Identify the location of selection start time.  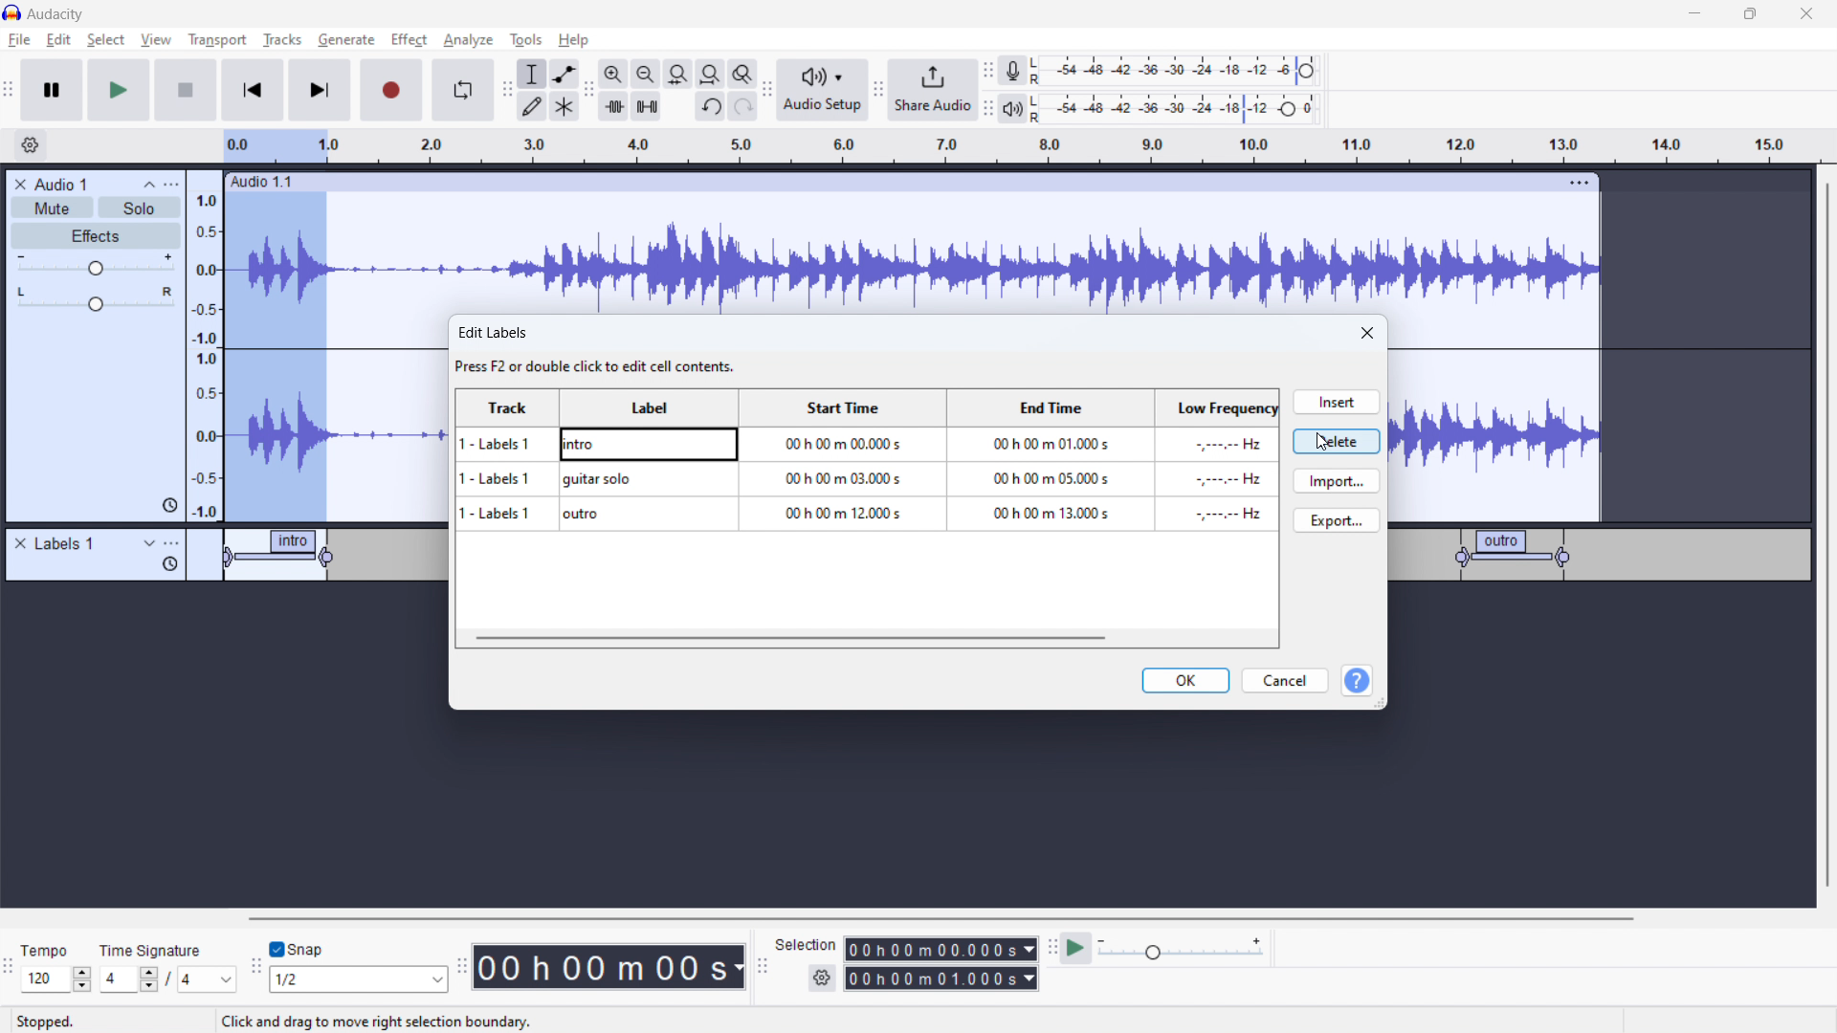
(941, 948).